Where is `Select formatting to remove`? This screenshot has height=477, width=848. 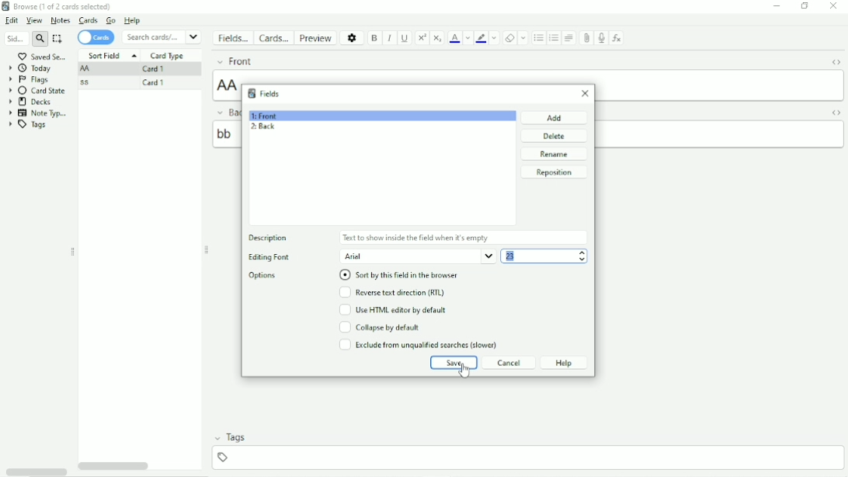
Select formatting to remove is located at coordinates (523, 38).